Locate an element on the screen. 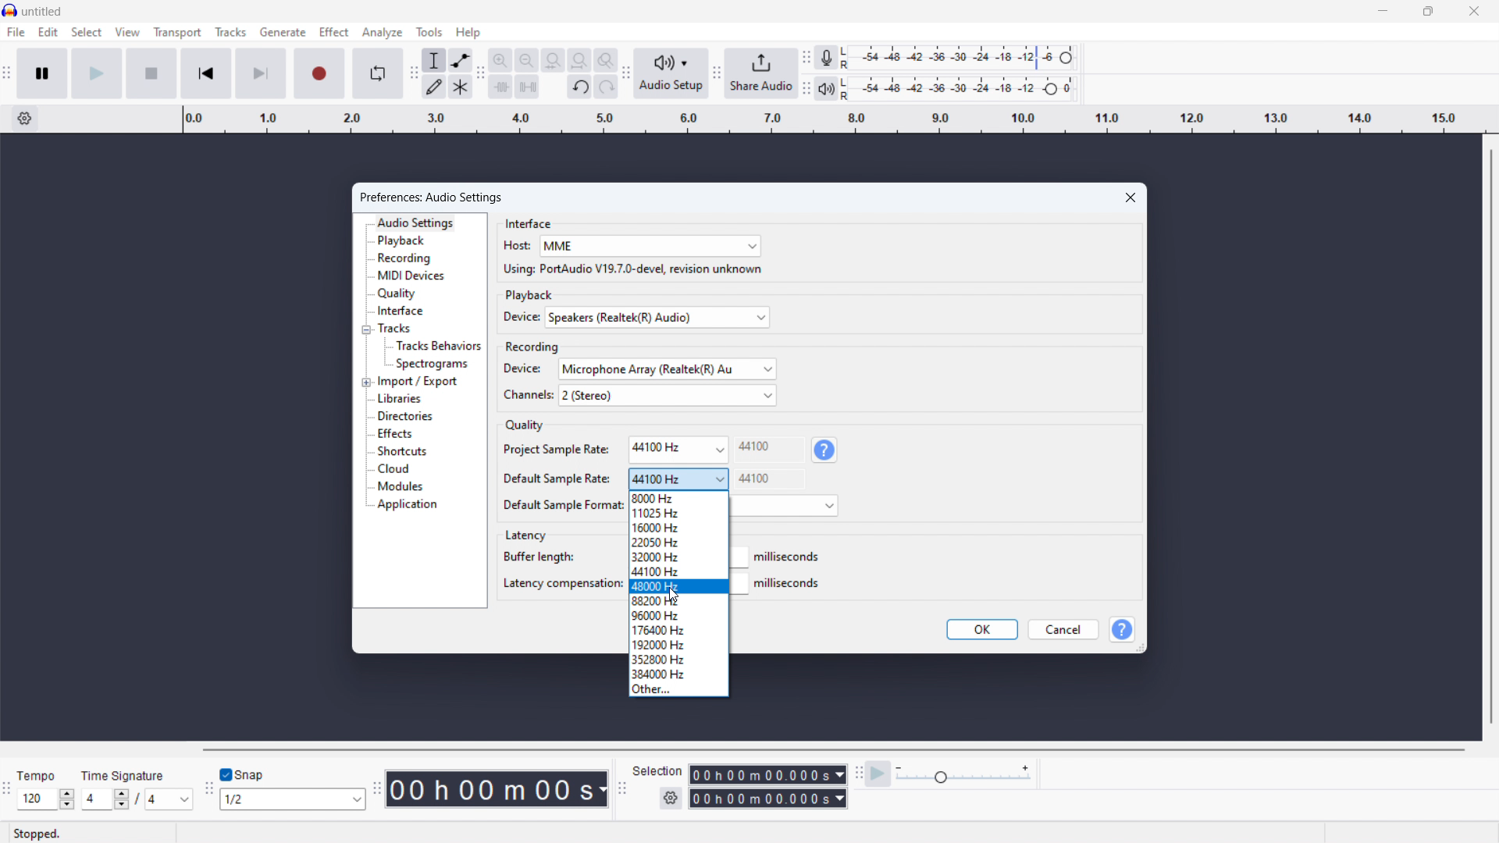  interface host is located at coordinates (650, 246).